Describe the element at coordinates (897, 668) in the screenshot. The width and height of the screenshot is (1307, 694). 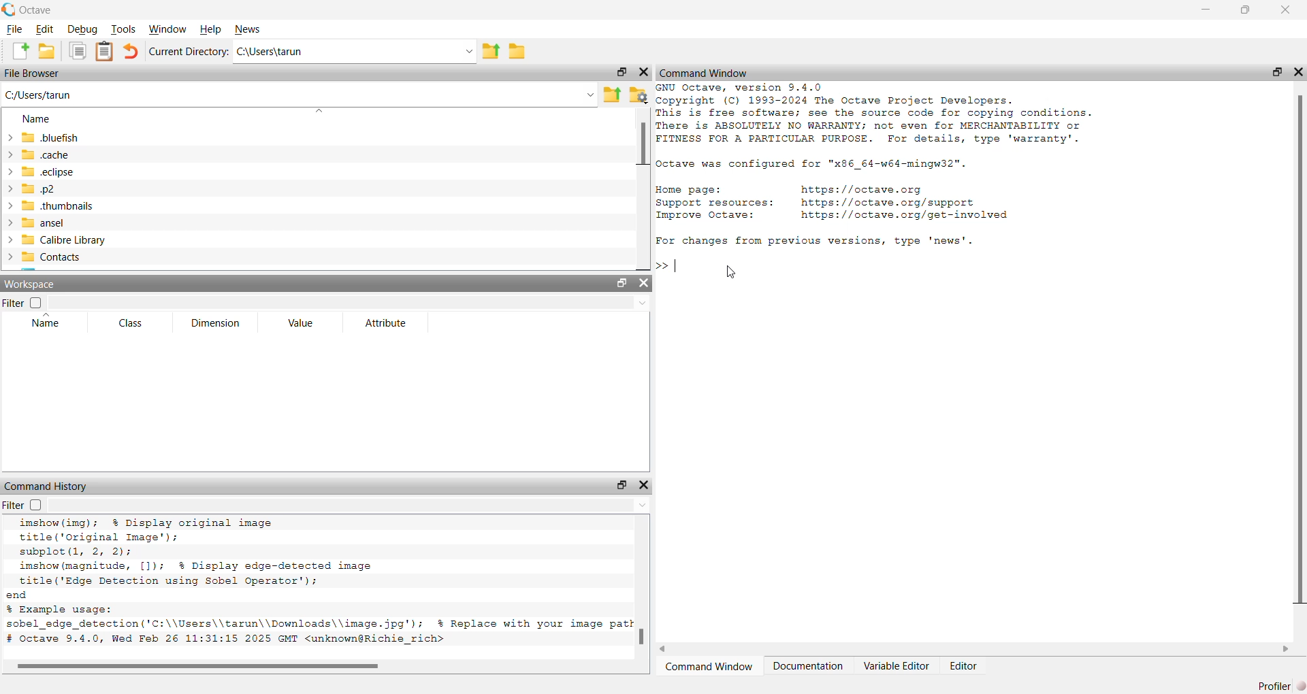
I see `Variable Editor` at that location.